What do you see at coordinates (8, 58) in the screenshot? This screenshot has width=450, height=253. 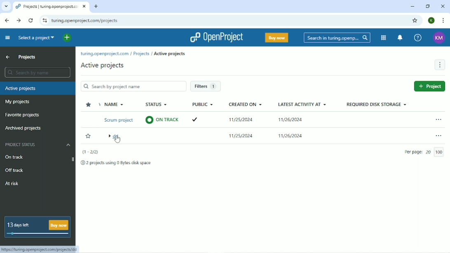 I see `Up` at bounding box center [8, 58].